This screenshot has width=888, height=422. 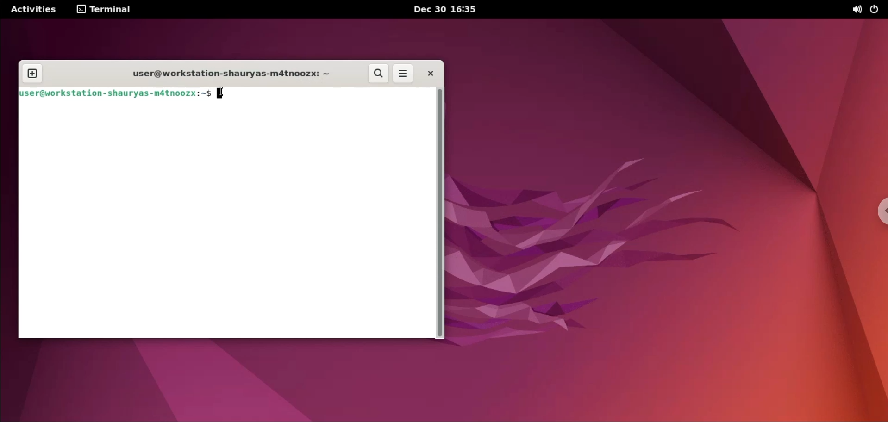 I want to click on new tab, so click(x=32, y=74).